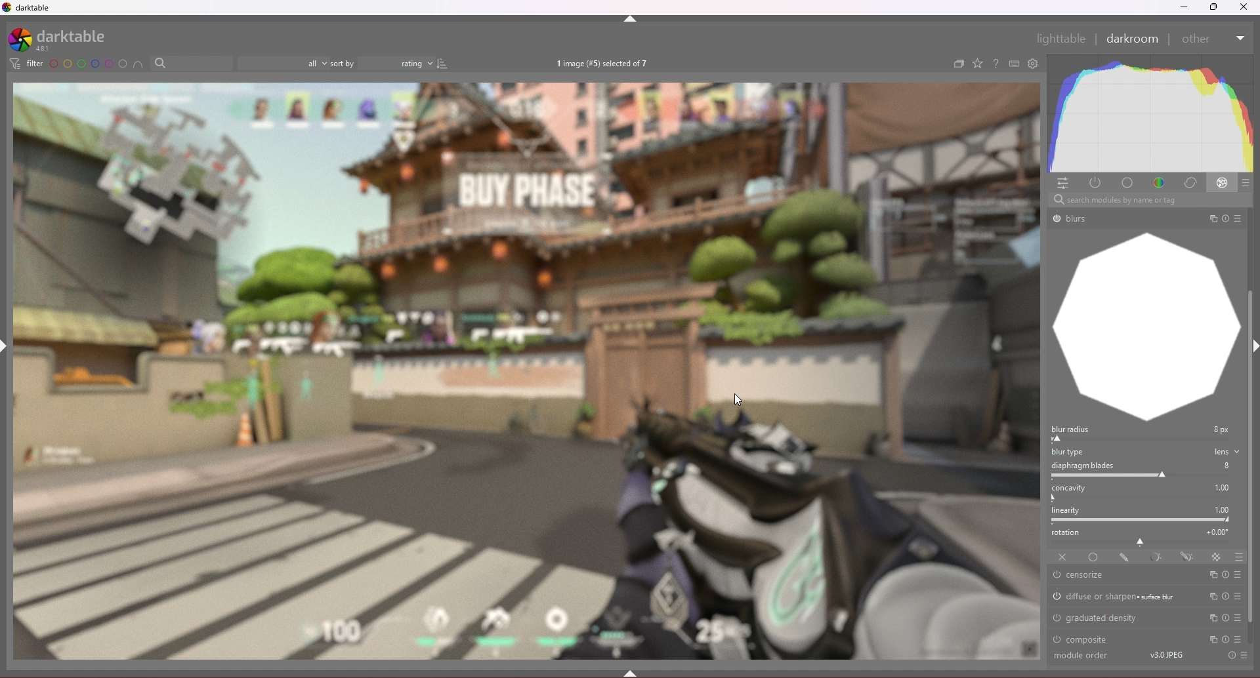  What do you see at coordinates (1062, 184) in the screenshot?
I see `quick access panel` at bounding box center [1062, 184].